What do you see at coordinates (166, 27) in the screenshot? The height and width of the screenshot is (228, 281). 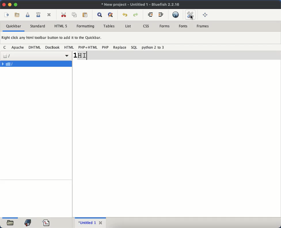 I see `forms` at bounding box center [166, 27].